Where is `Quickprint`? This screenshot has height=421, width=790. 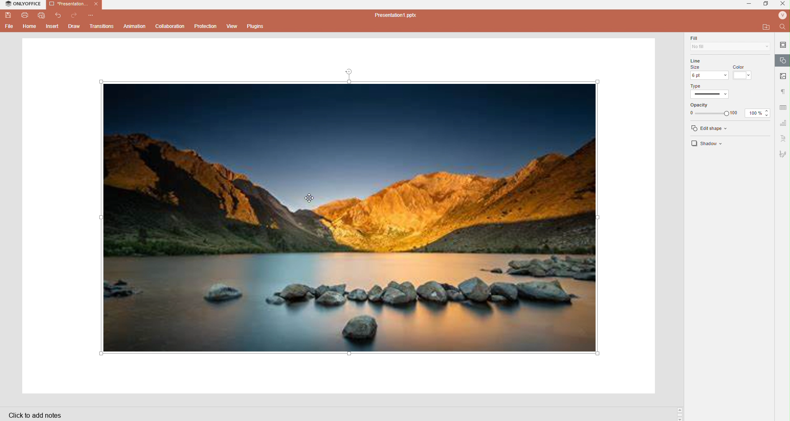
Quickprint is located at coordinates (42, 16).